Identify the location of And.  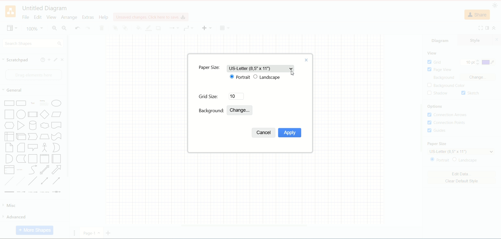
(8, 159).